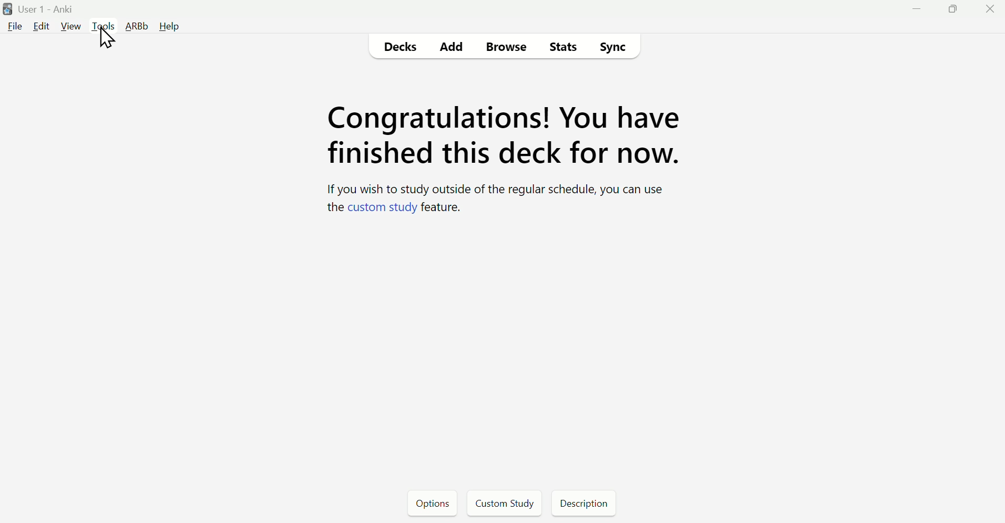 The image size is (1005, 523). What do you see at coordinates (170, 26) in the screenshot?
I see `Help` at bounding box center [170, 26].